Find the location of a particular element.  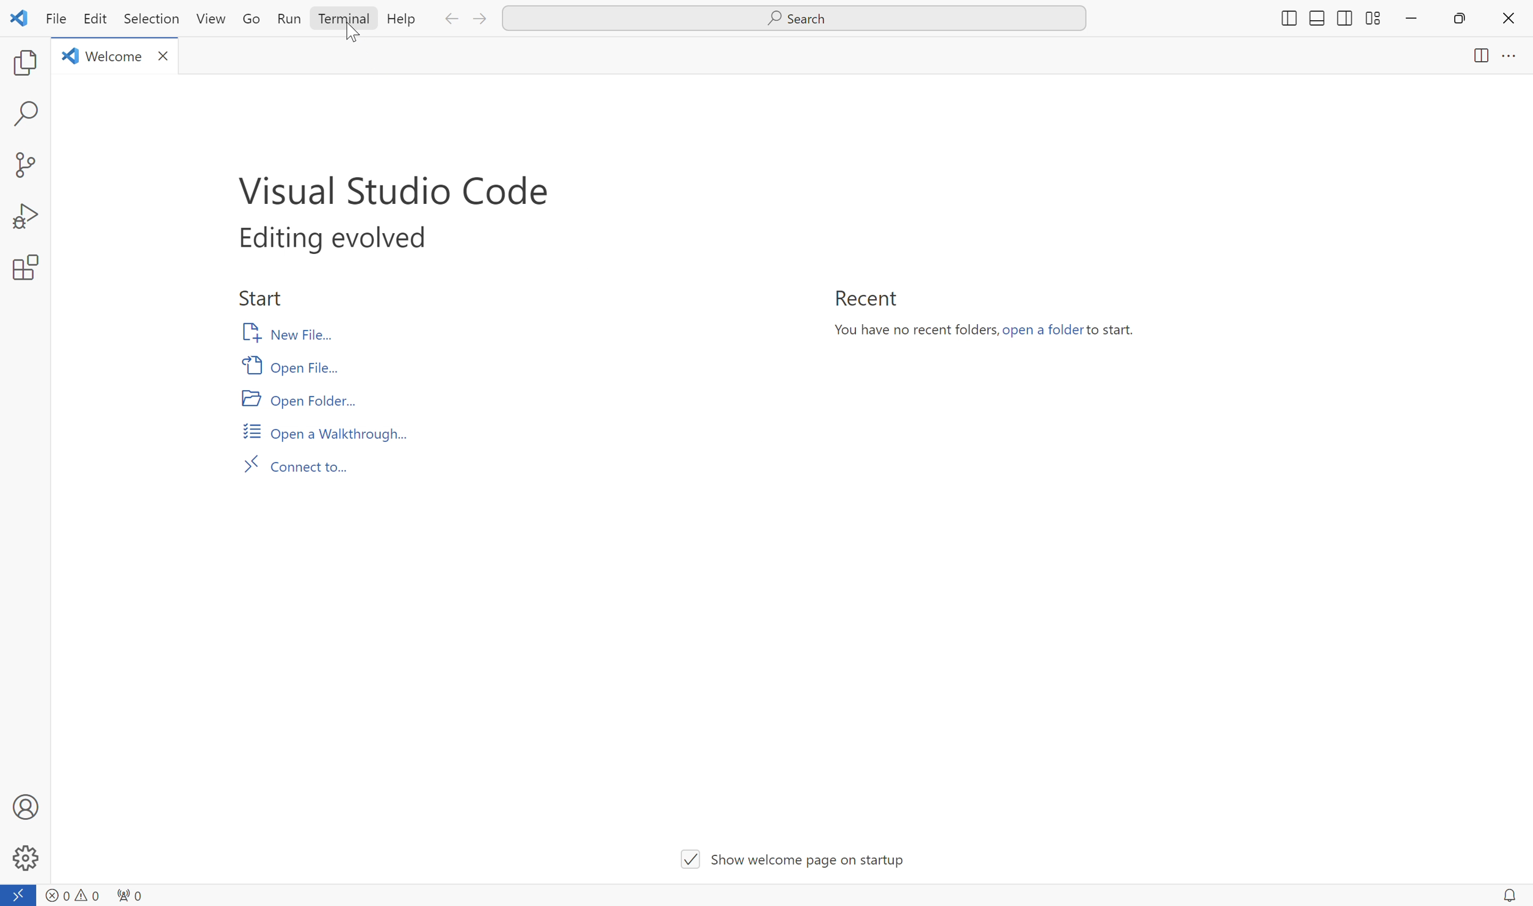

Terminal is located at coordinates (342, 19).